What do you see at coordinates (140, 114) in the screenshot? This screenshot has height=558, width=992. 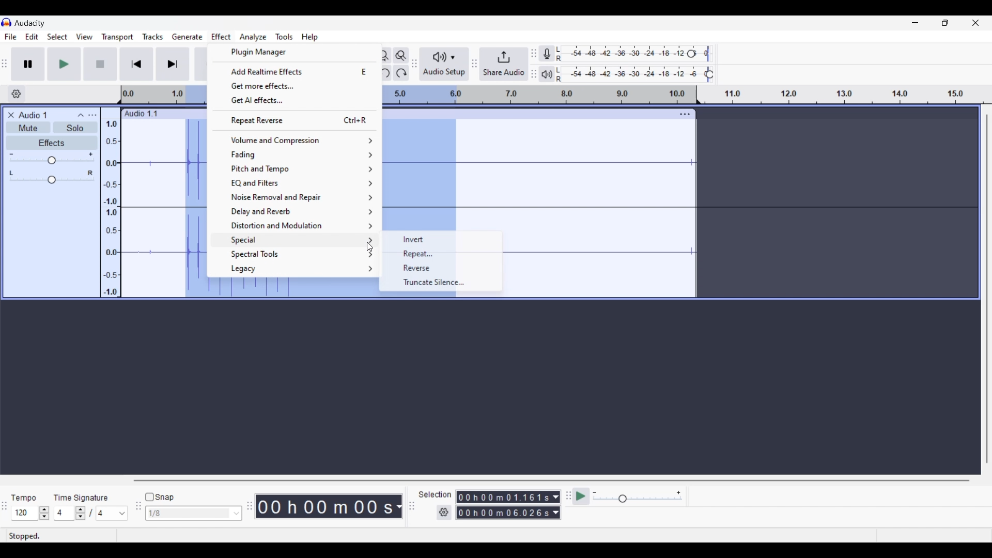 I see `Name of recorded audio` at bounding box center [140, 114].